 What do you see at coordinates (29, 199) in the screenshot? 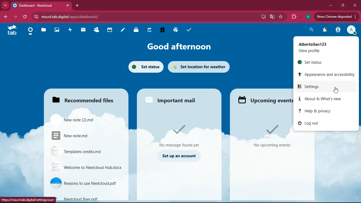
I see `url` at bounding box center [29, 199].